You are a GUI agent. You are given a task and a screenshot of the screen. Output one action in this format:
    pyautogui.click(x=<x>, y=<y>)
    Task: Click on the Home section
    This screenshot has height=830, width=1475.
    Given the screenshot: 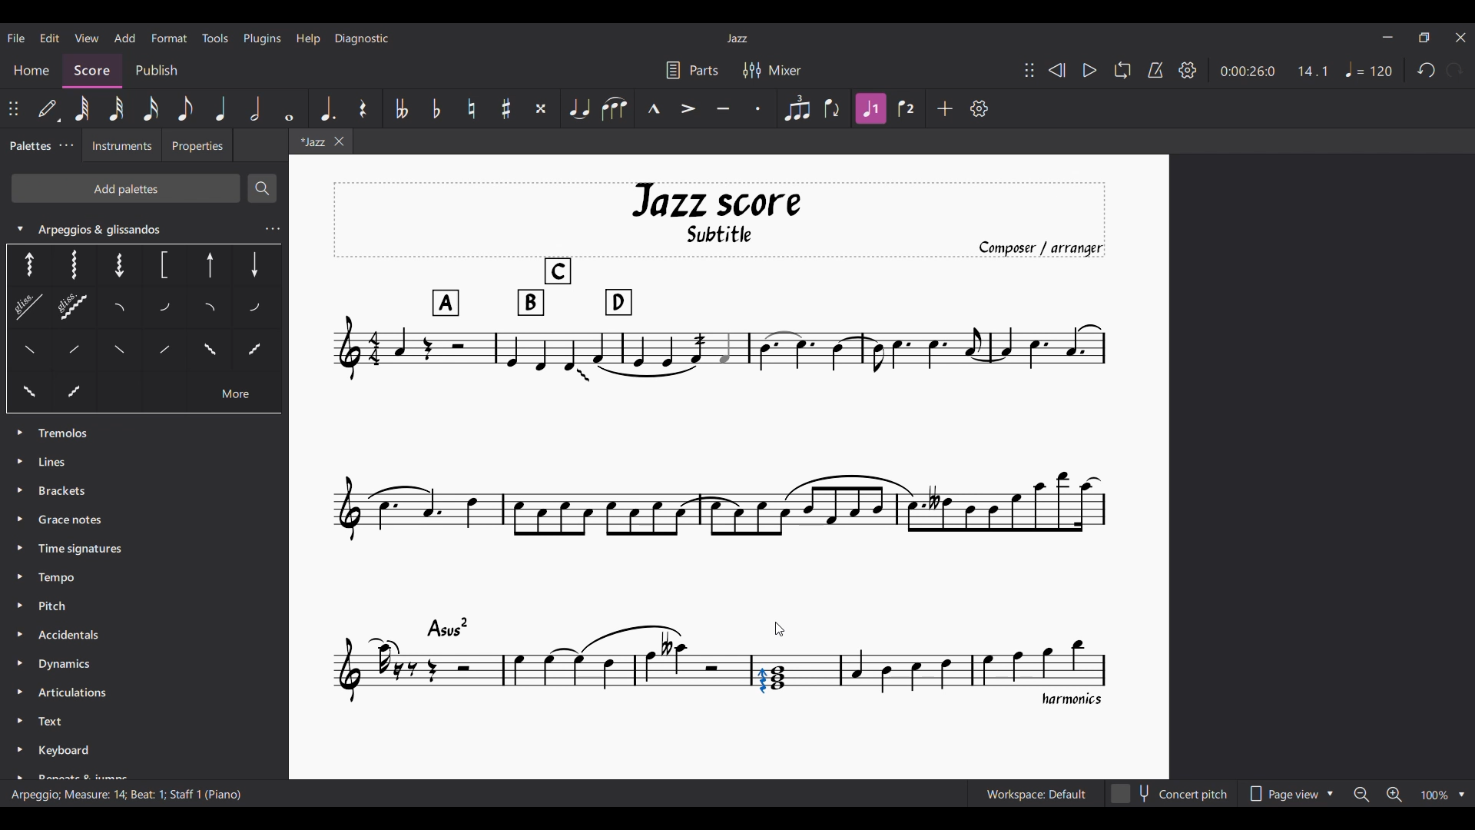 What is the action you would take?
    pyautogui.click(x=31, y=71)
    